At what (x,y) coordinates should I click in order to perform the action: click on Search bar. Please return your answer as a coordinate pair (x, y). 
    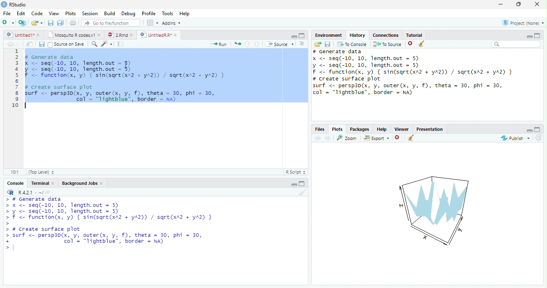
    Looking at the image, I should click on (516, 44).